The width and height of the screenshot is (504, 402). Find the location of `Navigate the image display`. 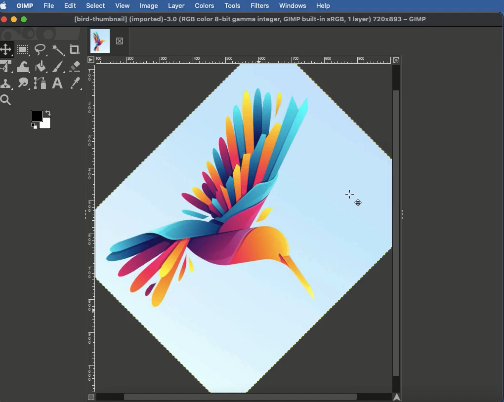

Navigate the image display is located at coordinates (400, 397).